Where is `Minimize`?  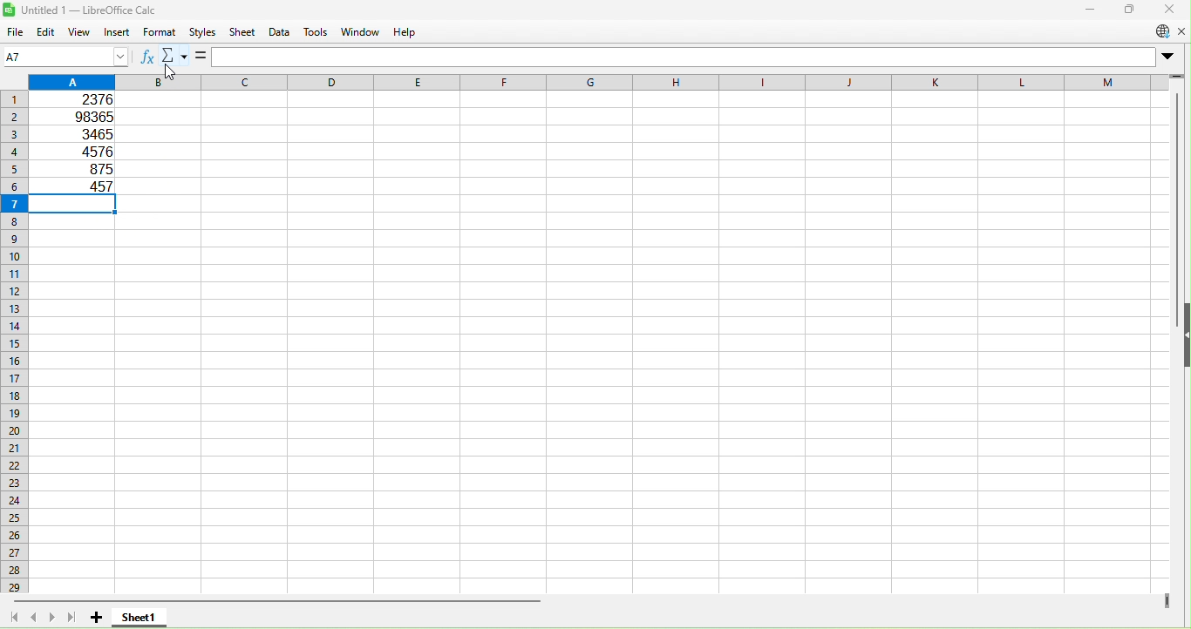 Minimize is located at coordinates (1087, 10).